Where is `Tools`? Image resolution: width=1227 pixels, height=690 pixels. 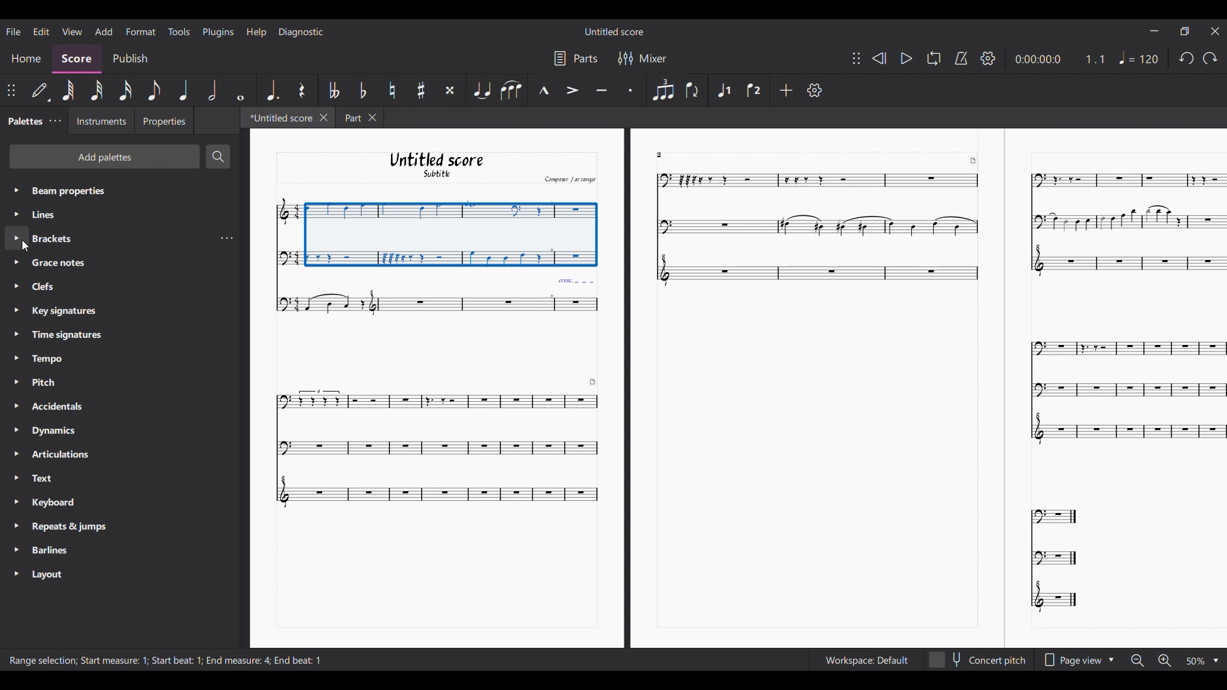
Tools is located at coordinates (179, 31).